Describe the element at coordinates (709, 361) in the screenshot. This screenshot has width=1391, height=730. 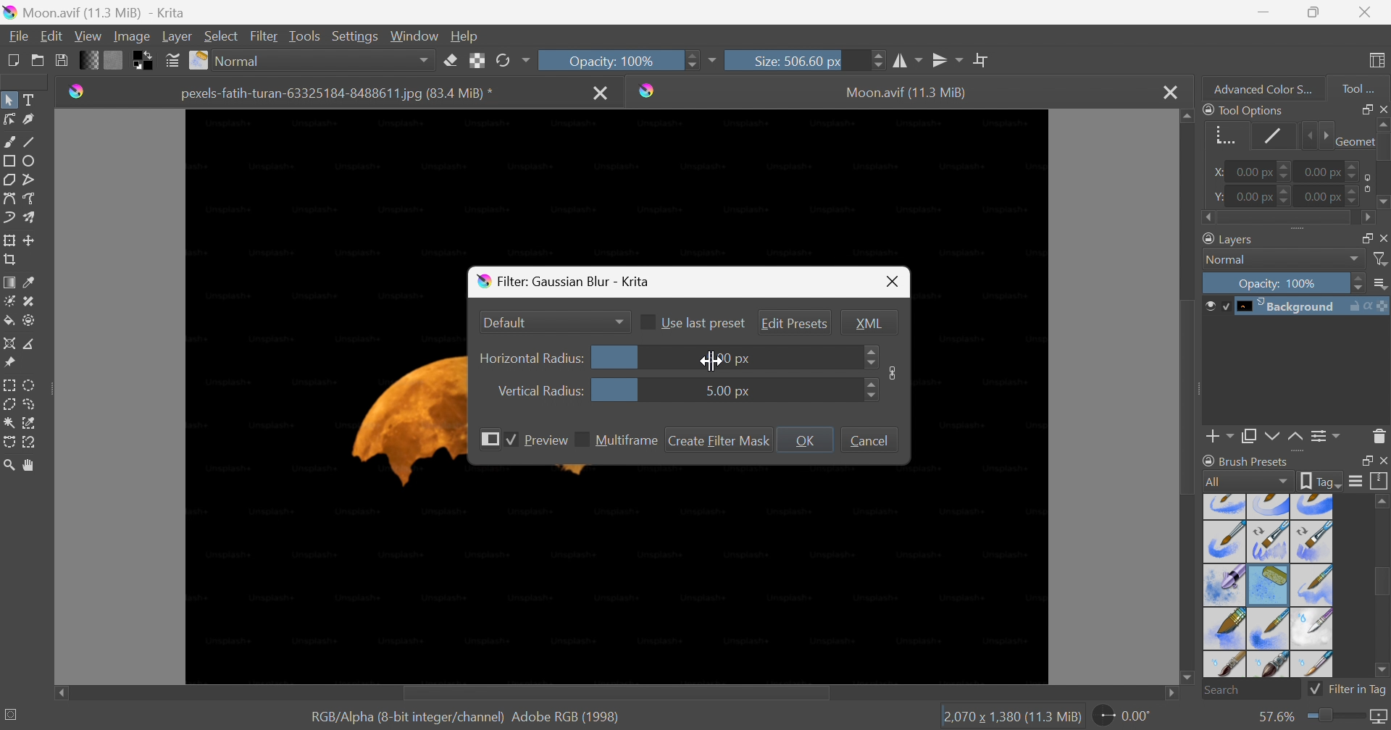
I see `Cursor` at that location.